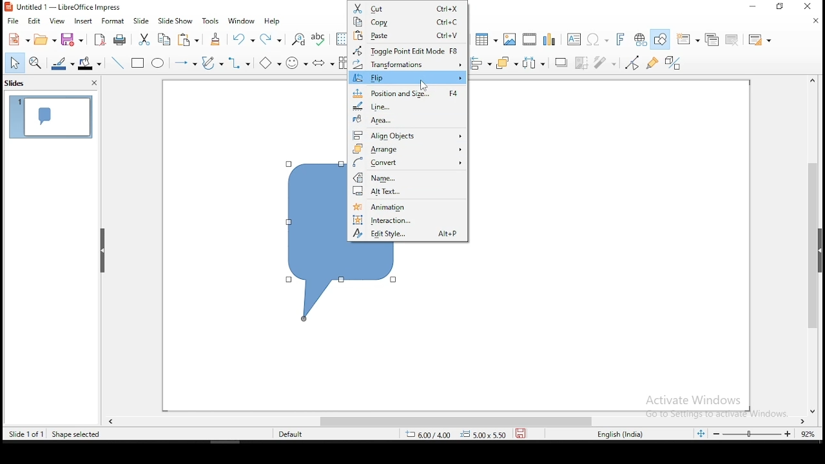 The width and height of the screenshot is (825, 464). Describe the element at coordinates (550, 39) in the screenshot. I see `charts` at that location.